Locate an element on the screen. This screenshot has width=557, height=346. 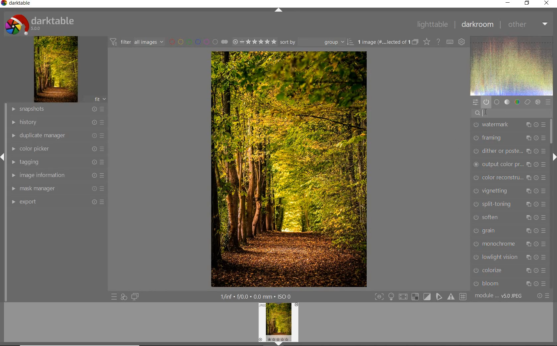
split toning is located at coordinates (510, 205).